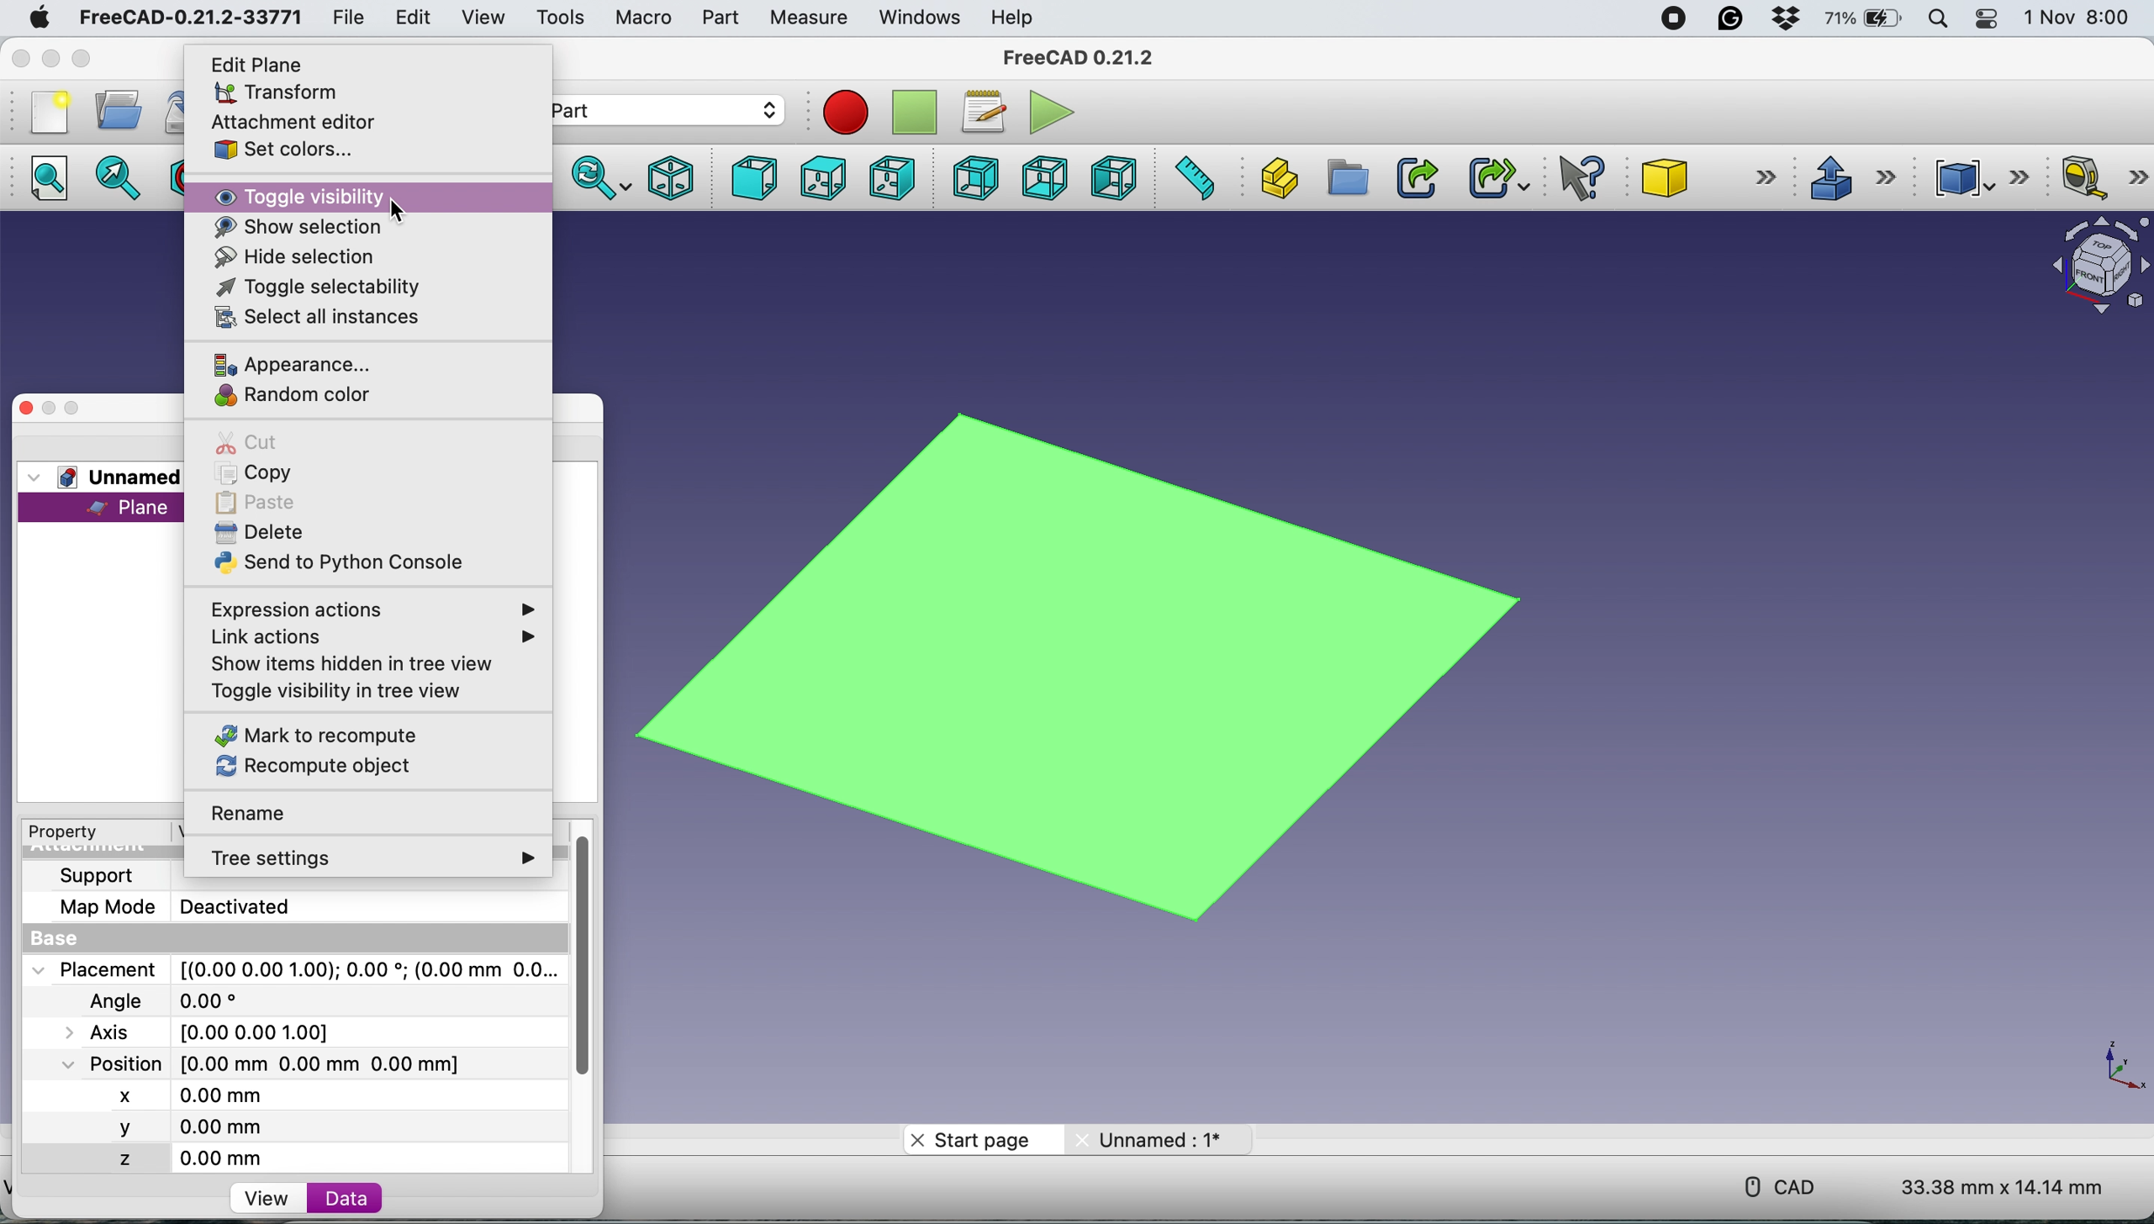 The image size is (2154, 1224). I want to click on object interface, so click(2092, 269).